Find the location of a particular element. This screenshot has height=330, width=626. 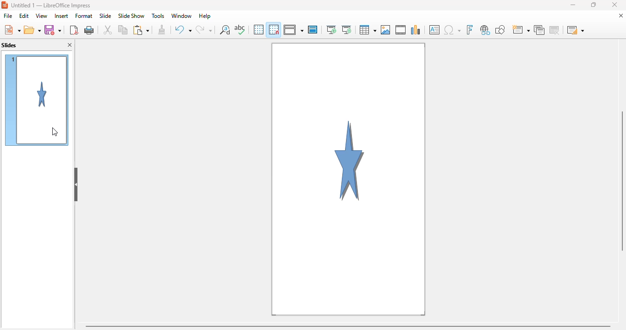

close pane is located at coordinates (70, 45).